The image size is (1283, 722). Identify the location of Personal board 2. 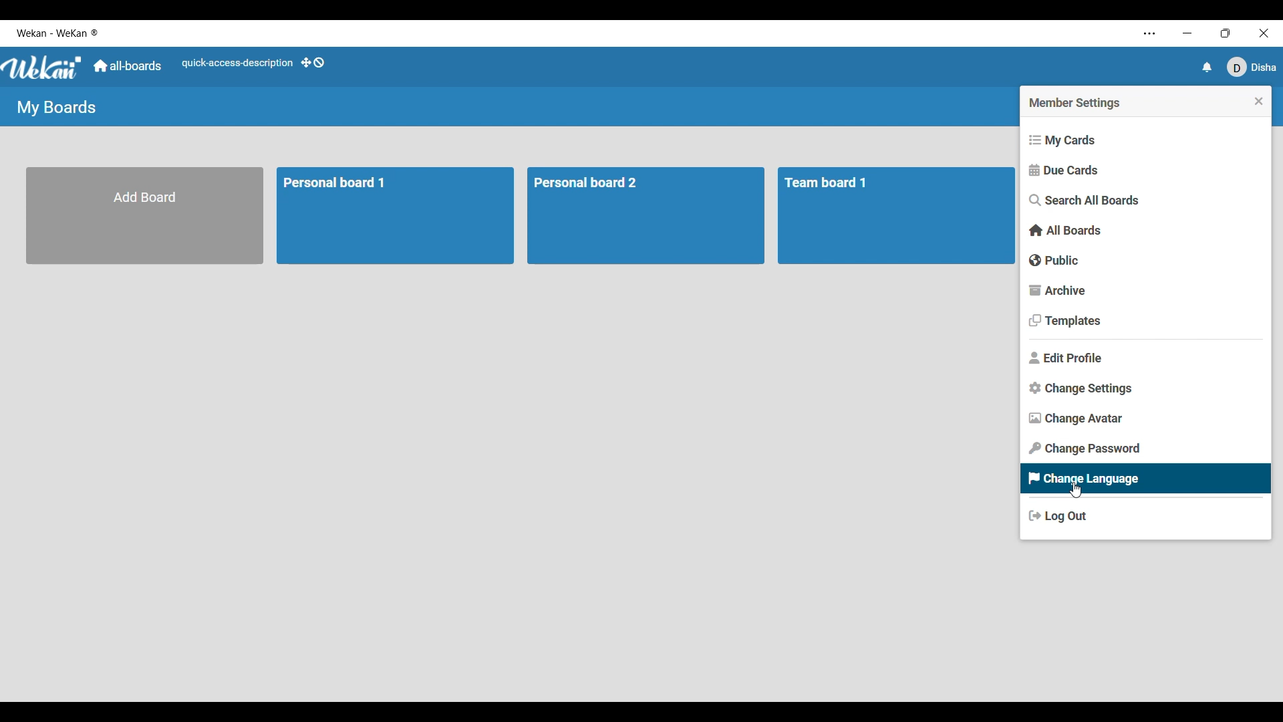
(644, 217).